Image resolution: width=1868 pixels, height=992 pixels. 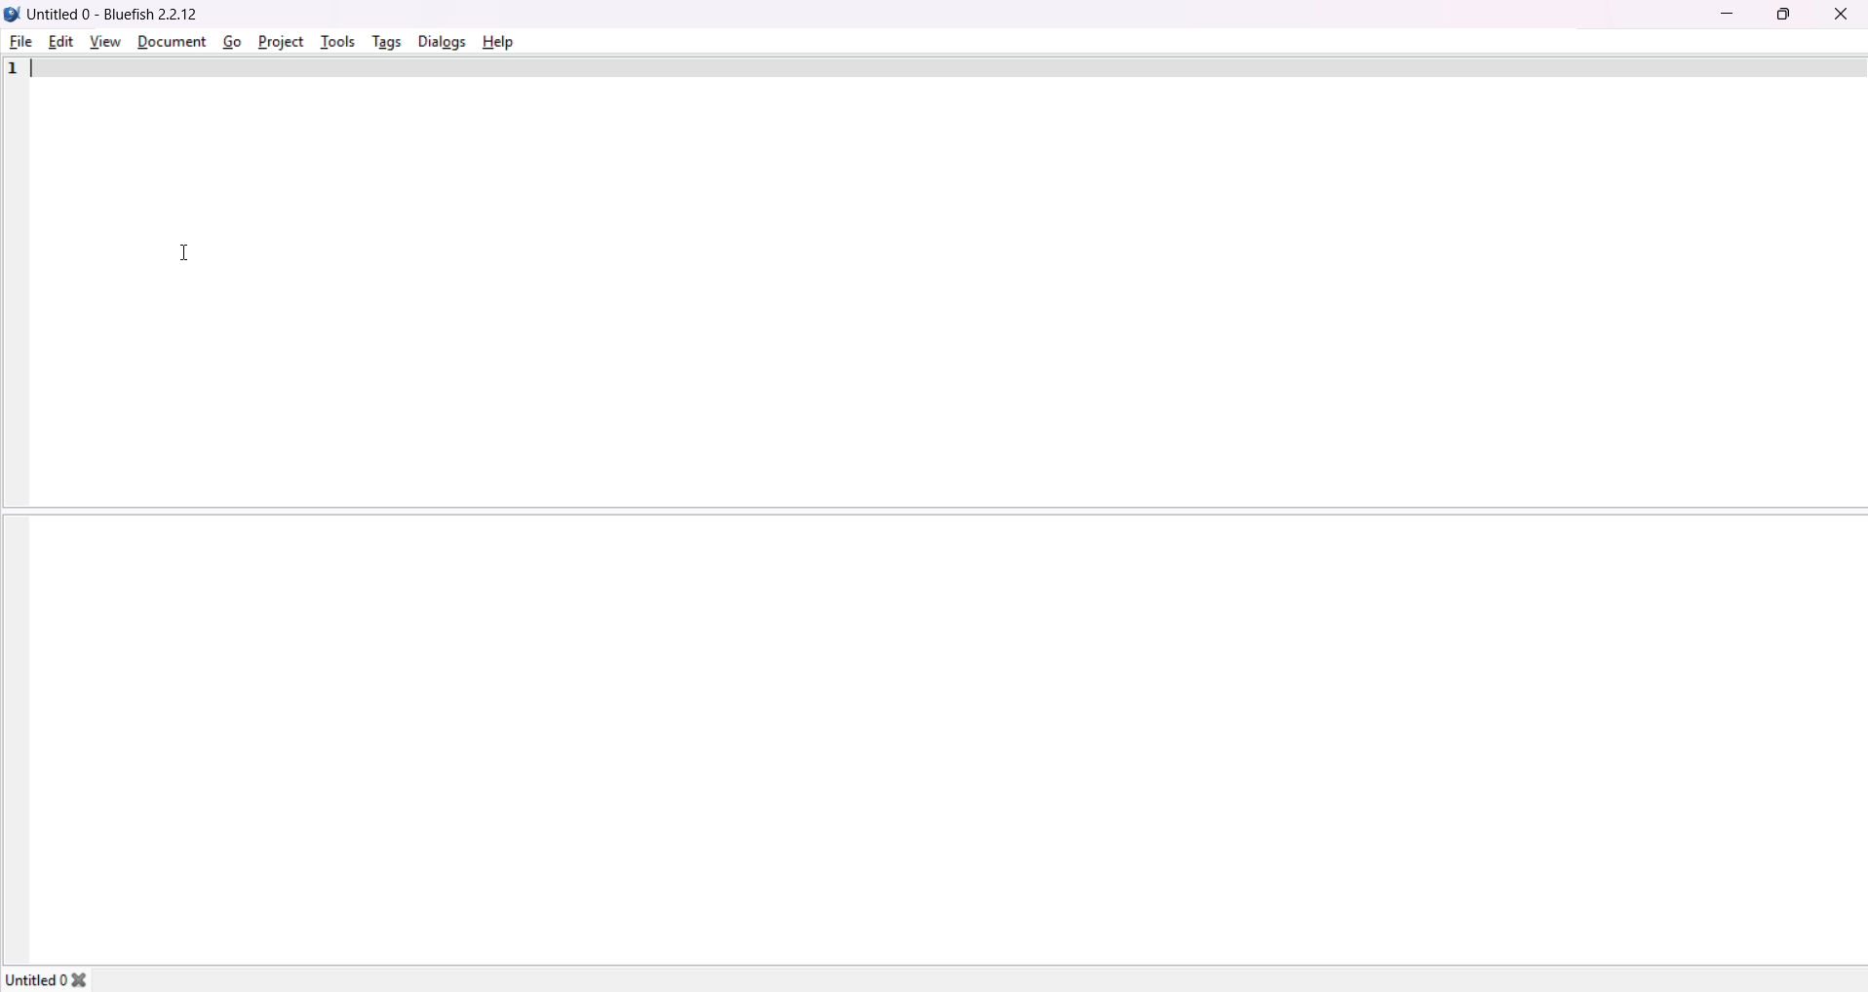 What do you see at coordinates (1782, 13) in the screenshot?
I see `maximize` at bounding box center [1782, 13].